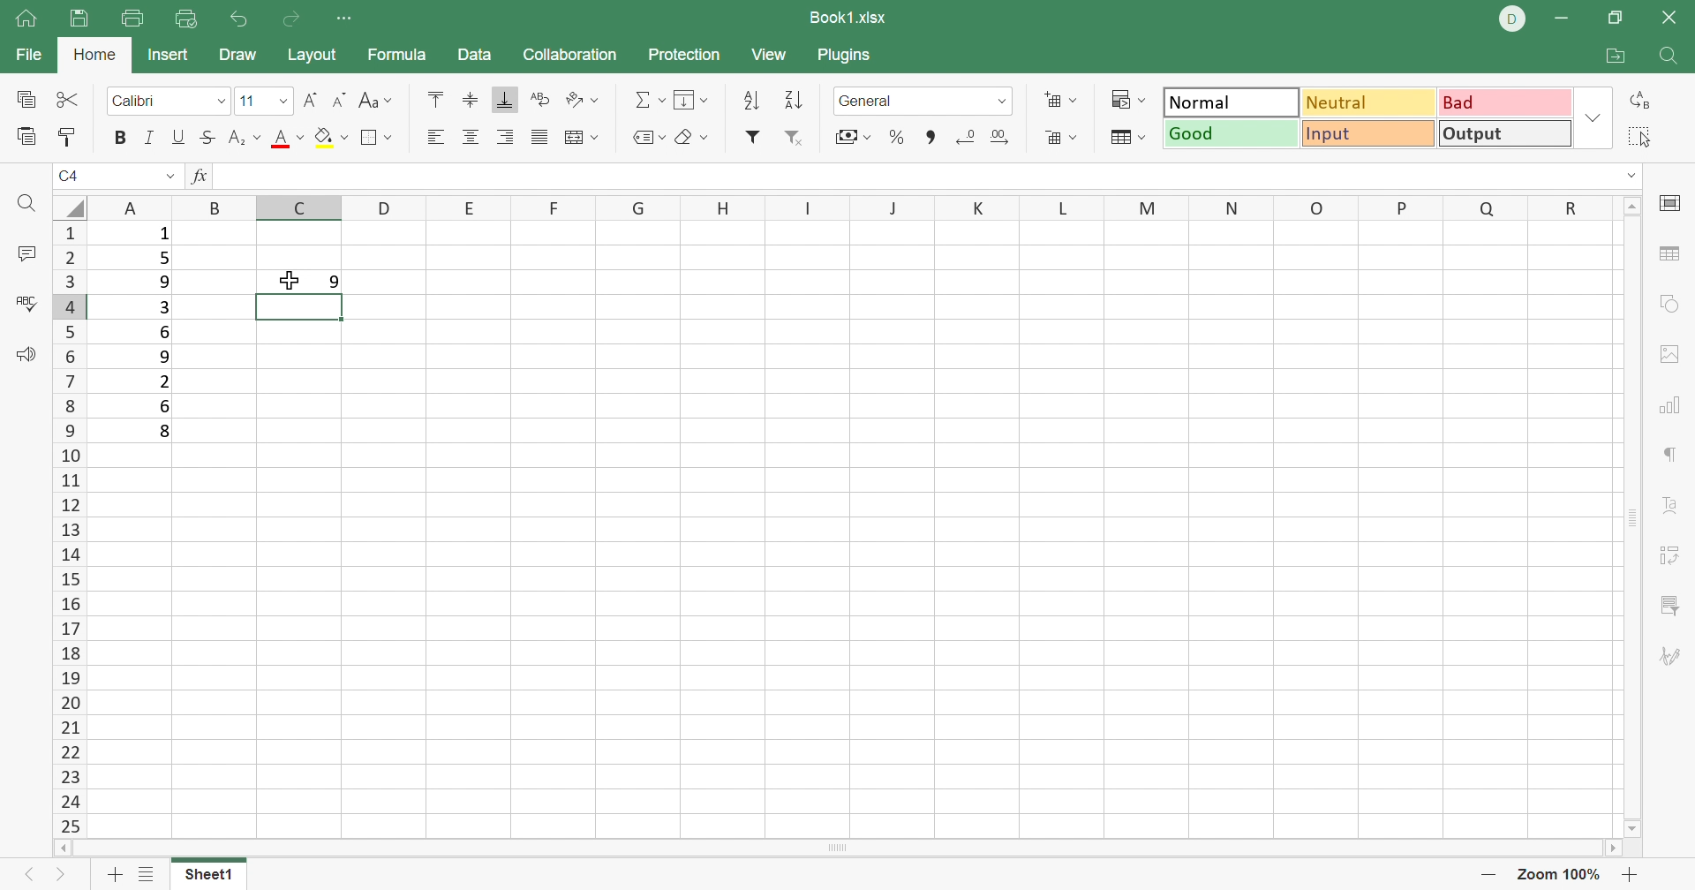  Describe the element at coordinates (751, 102) in the screenshot. I see `Ascending order` at that location.